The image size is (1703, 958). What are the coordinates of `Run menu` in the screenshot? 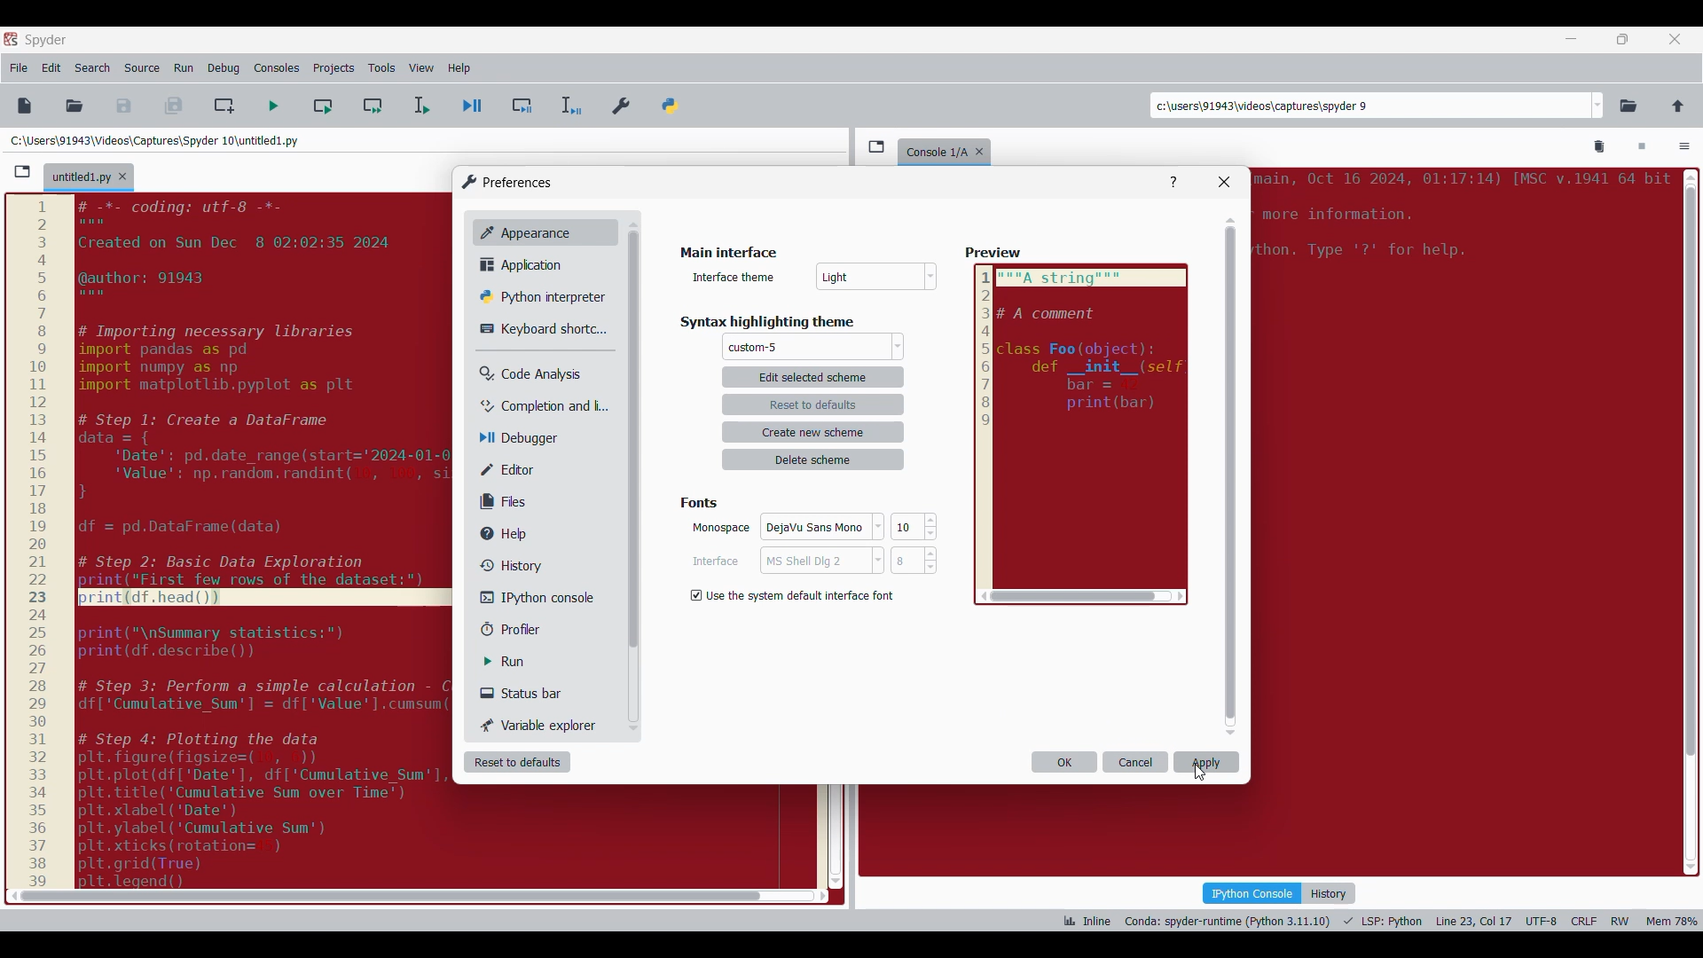 It's located at (184, 68).